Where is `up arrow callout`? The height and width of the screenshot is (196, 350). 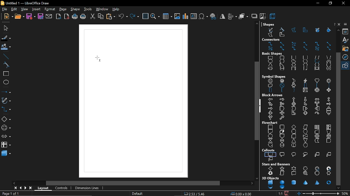
up arrow callout is located at coordinates (328, 109).